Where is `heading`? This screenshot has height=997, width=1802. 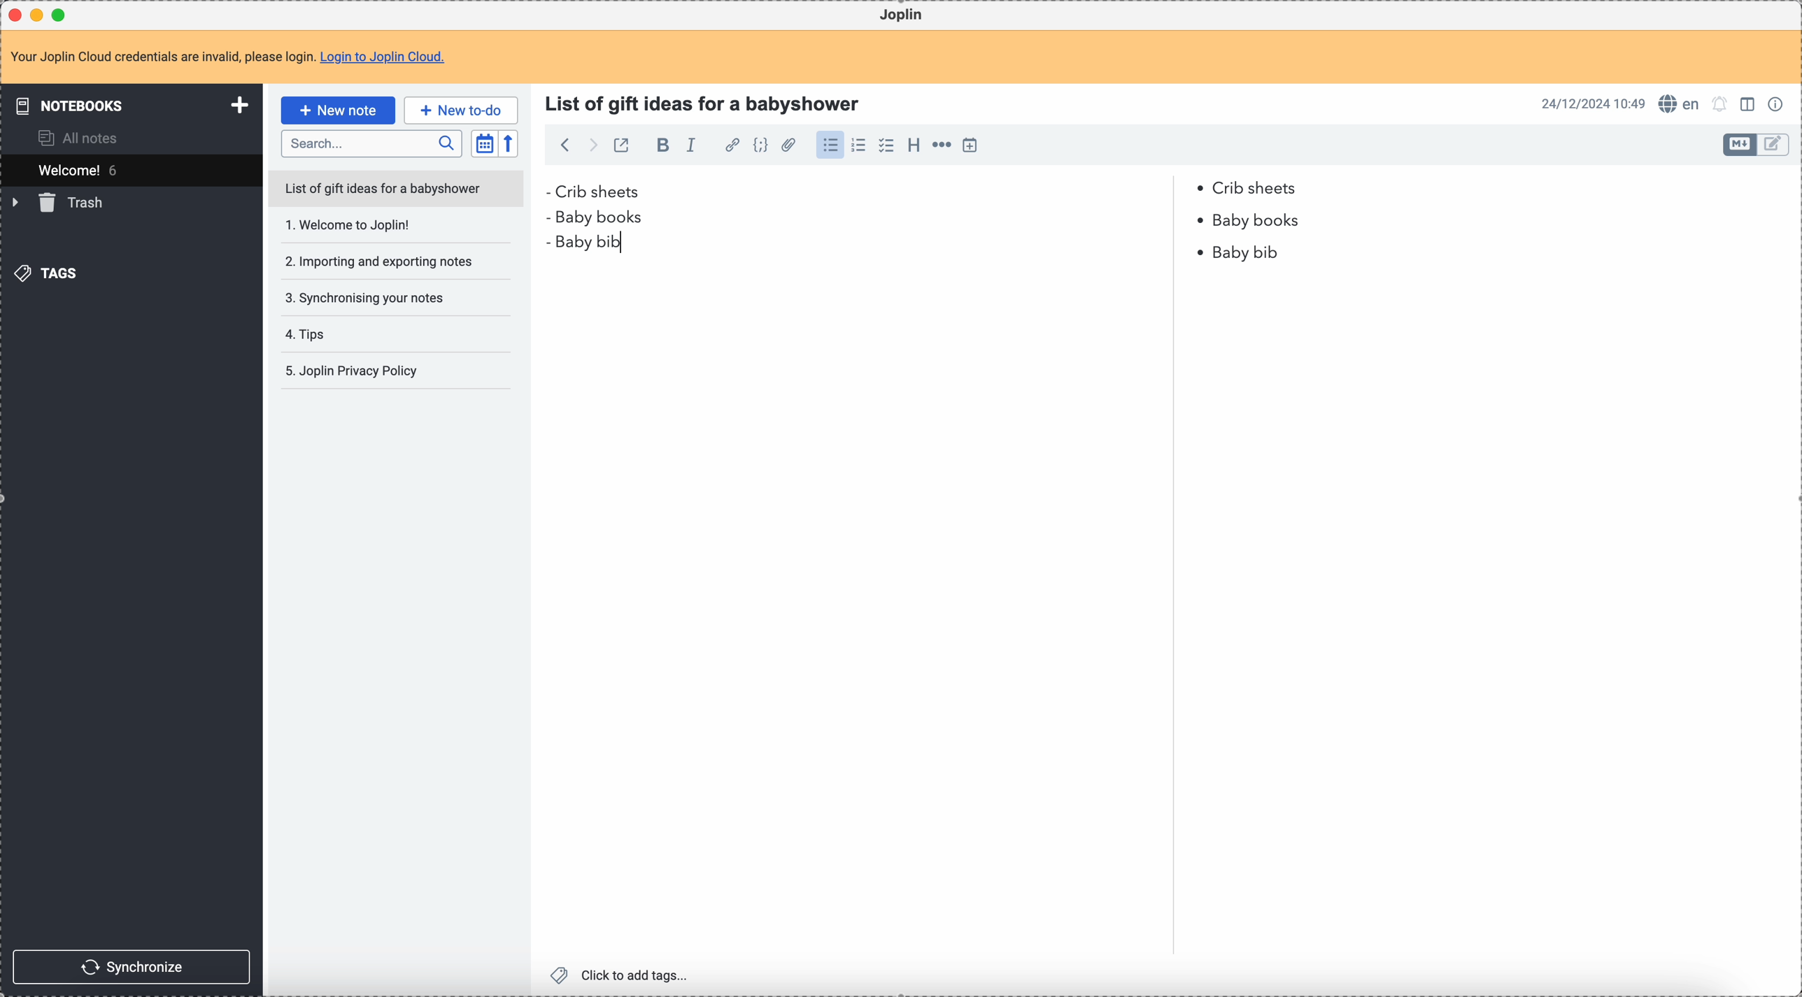 heading is located at coordinates (914, 148).